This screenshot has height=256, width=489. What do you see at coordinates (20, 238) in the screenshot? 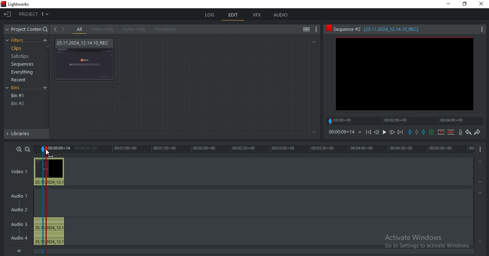
I see `Audio` at bounding box center [20, 238].